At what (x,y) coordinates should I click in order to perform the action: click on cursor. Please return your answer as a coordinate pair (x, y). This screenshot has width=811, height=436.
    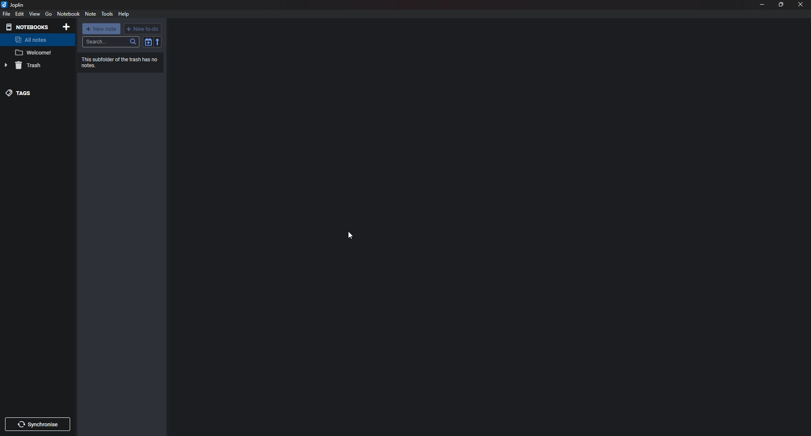
    Looking at the image, I should click on (351, 234).